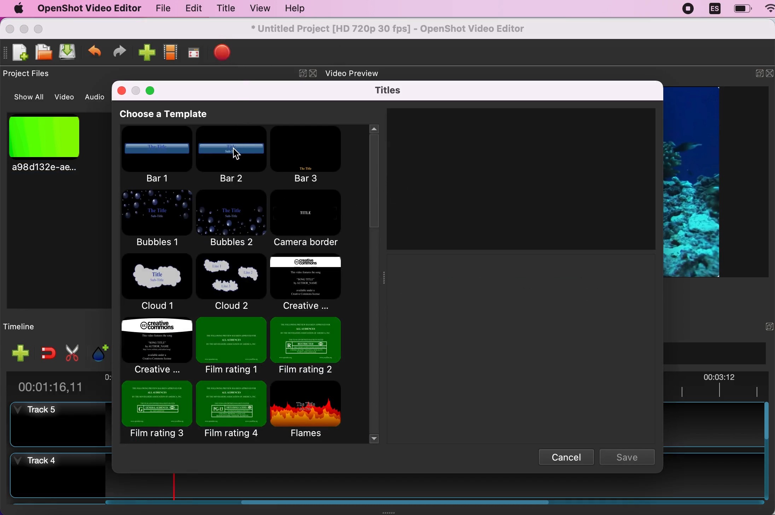 Image resolution: width=775 pixels, height=515 pixels. I want to click on choose a template, so click(178, 114).